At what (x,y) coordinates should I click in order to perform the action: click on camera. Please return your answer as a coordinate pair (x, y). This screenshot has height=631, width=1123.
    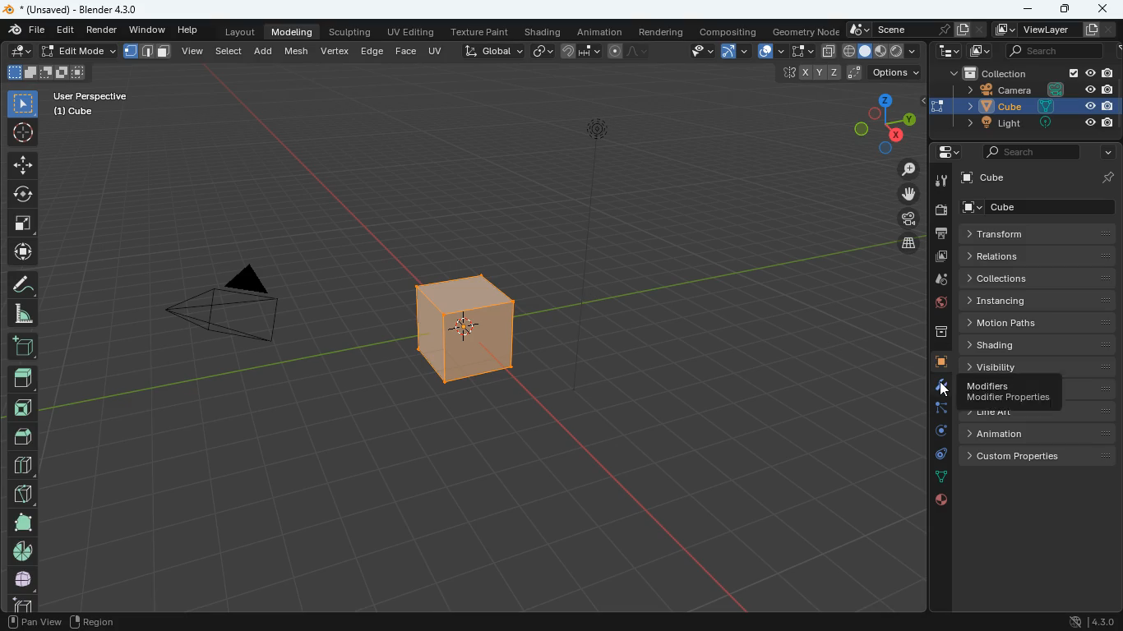
    Looking at the image, I should click on (940, 211).